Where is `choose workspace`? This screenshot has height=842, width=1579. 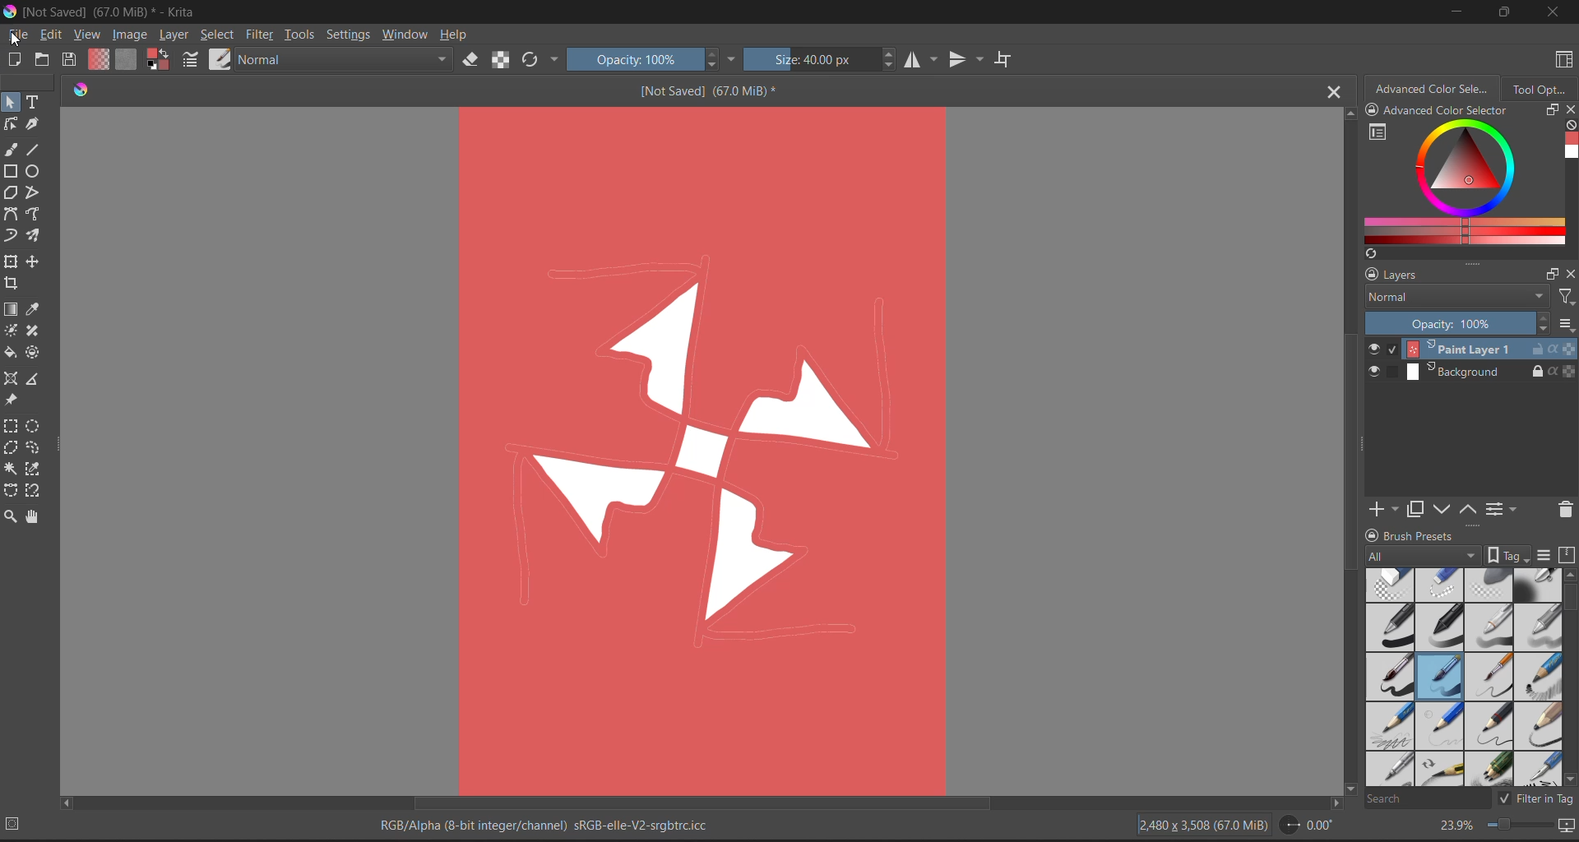
choose workspace is located at coordinates (1566, 59).